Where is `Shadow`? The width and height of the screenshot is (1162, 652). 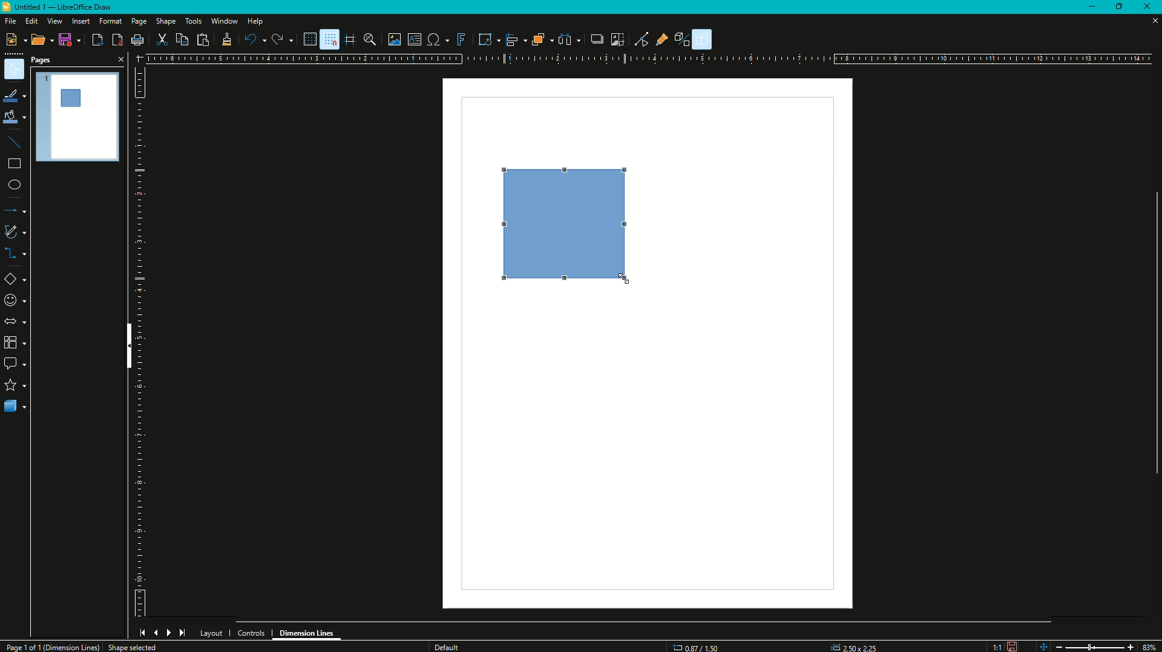
Shadow is located at coordinates (594, 39).